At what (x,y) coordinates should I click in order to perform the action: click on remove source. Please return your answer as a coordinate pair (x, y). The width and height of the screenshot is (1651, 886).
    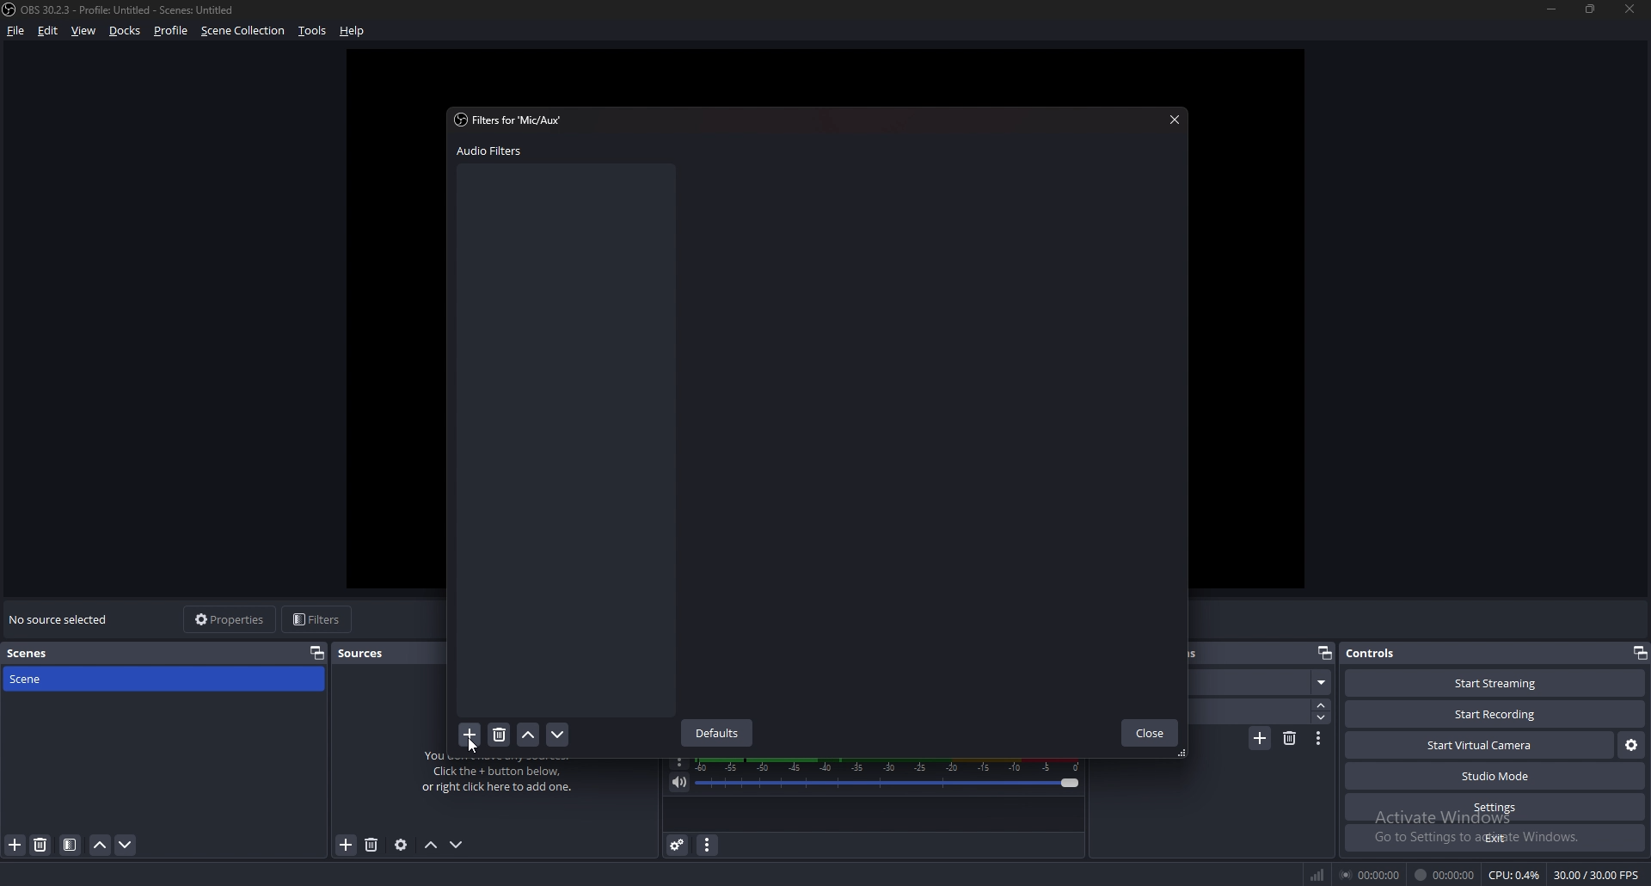
    Looking at the image, I should click on (347, 845).